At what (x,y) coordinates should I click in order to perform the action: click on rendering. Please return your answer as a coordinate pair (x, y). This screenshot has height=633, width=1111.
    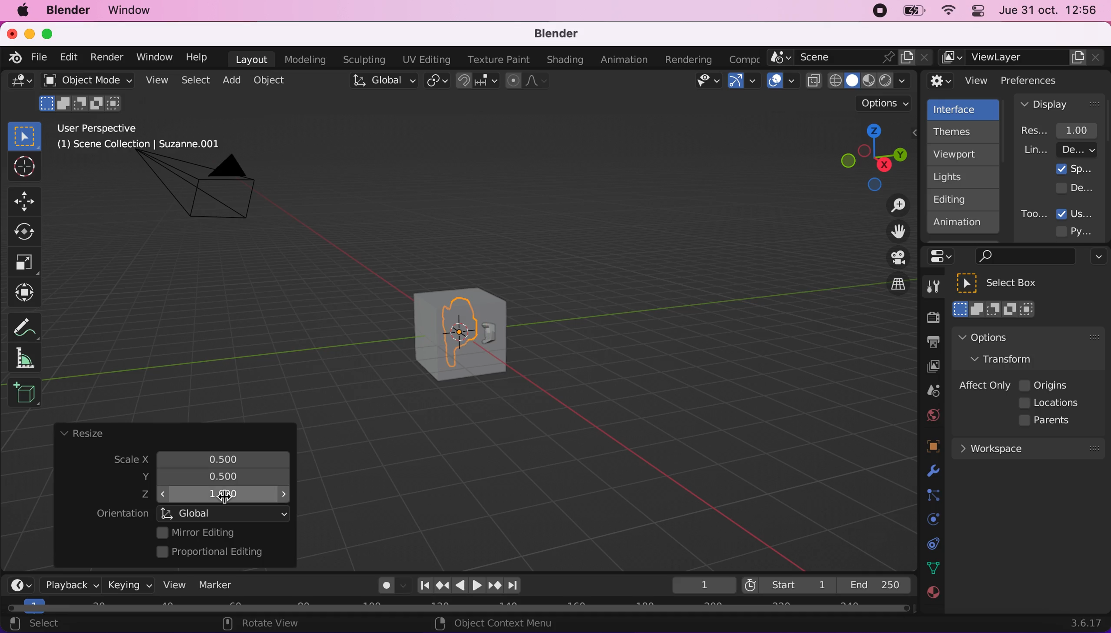
    Looking at the image, I should click on (689, 60).